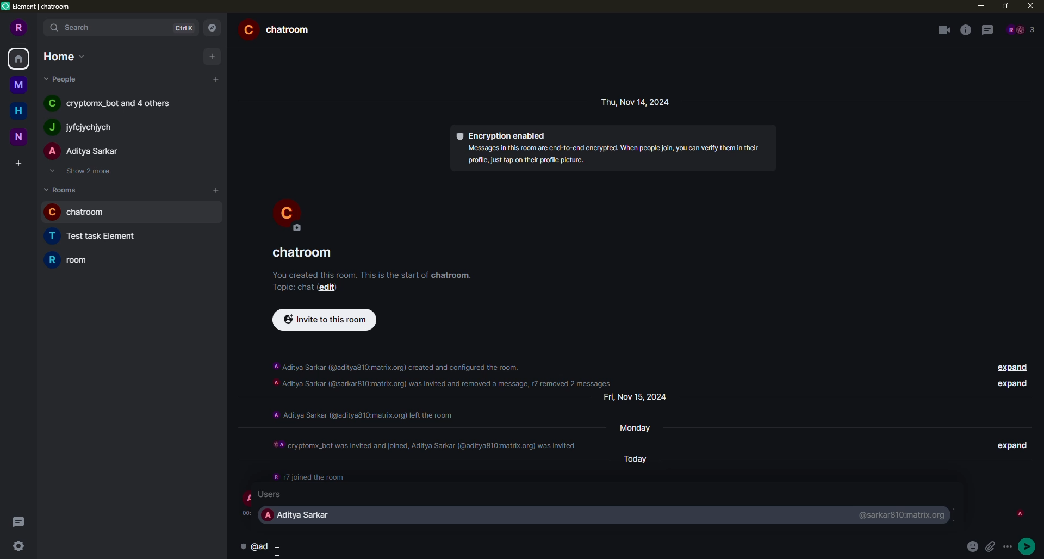 Image resolution: width=1044 pixels, height=559 pixels. I want to click on seen, so click(1019, 513).